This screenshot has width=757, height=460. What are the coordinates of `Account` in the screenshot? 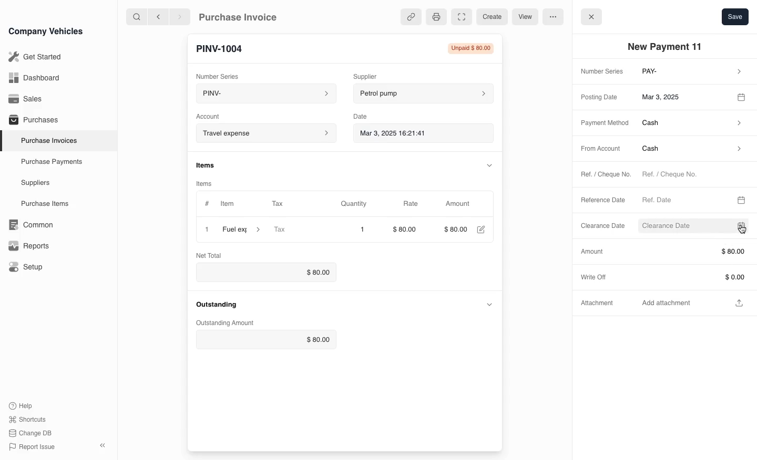 It's located at (265, 133).